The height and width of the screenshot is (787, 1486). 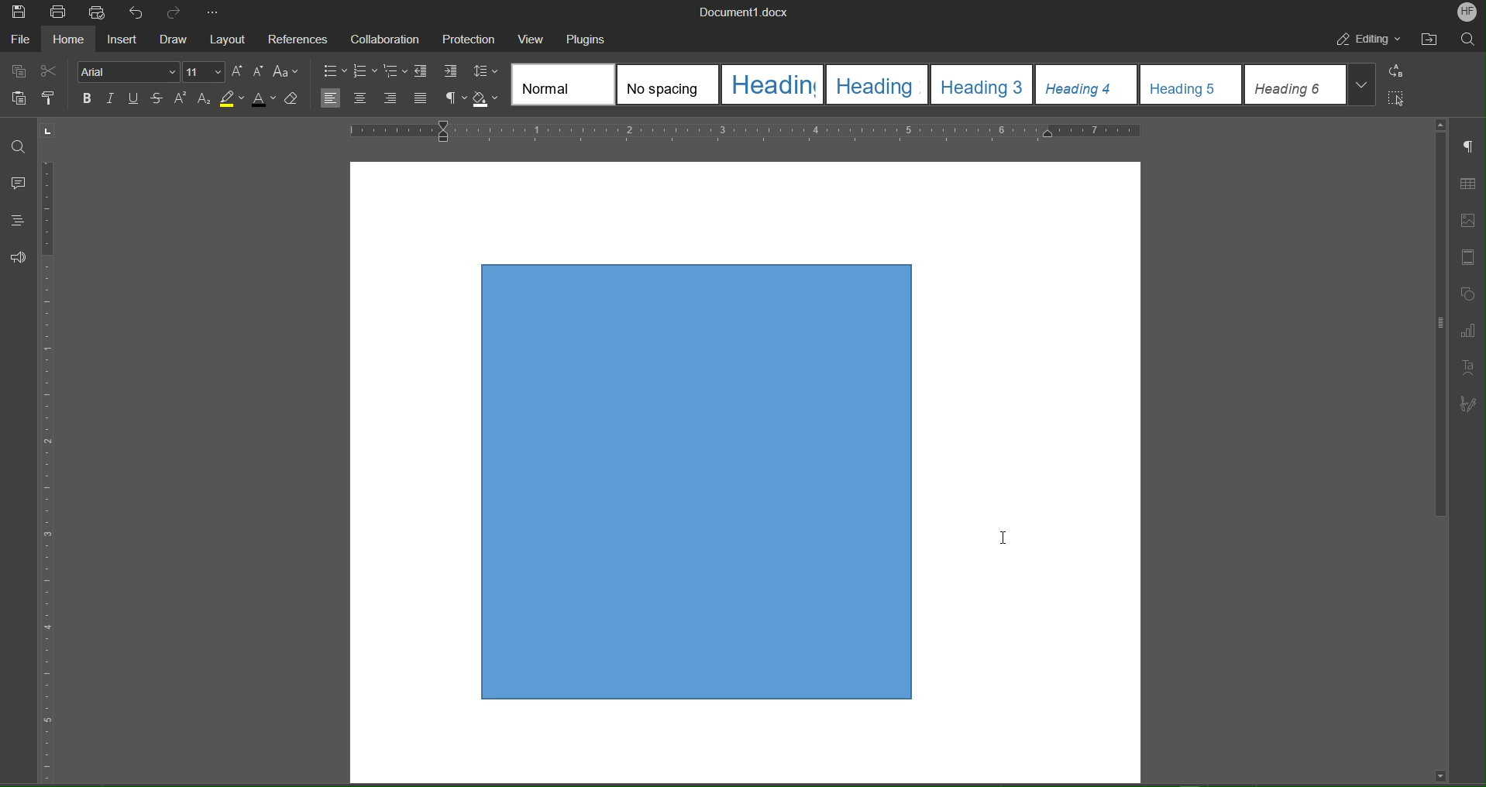 What do you see at coordinates (455, 99) in the screenshot?
I see `Non-Printing Characters` at bounding box center [455, 99].